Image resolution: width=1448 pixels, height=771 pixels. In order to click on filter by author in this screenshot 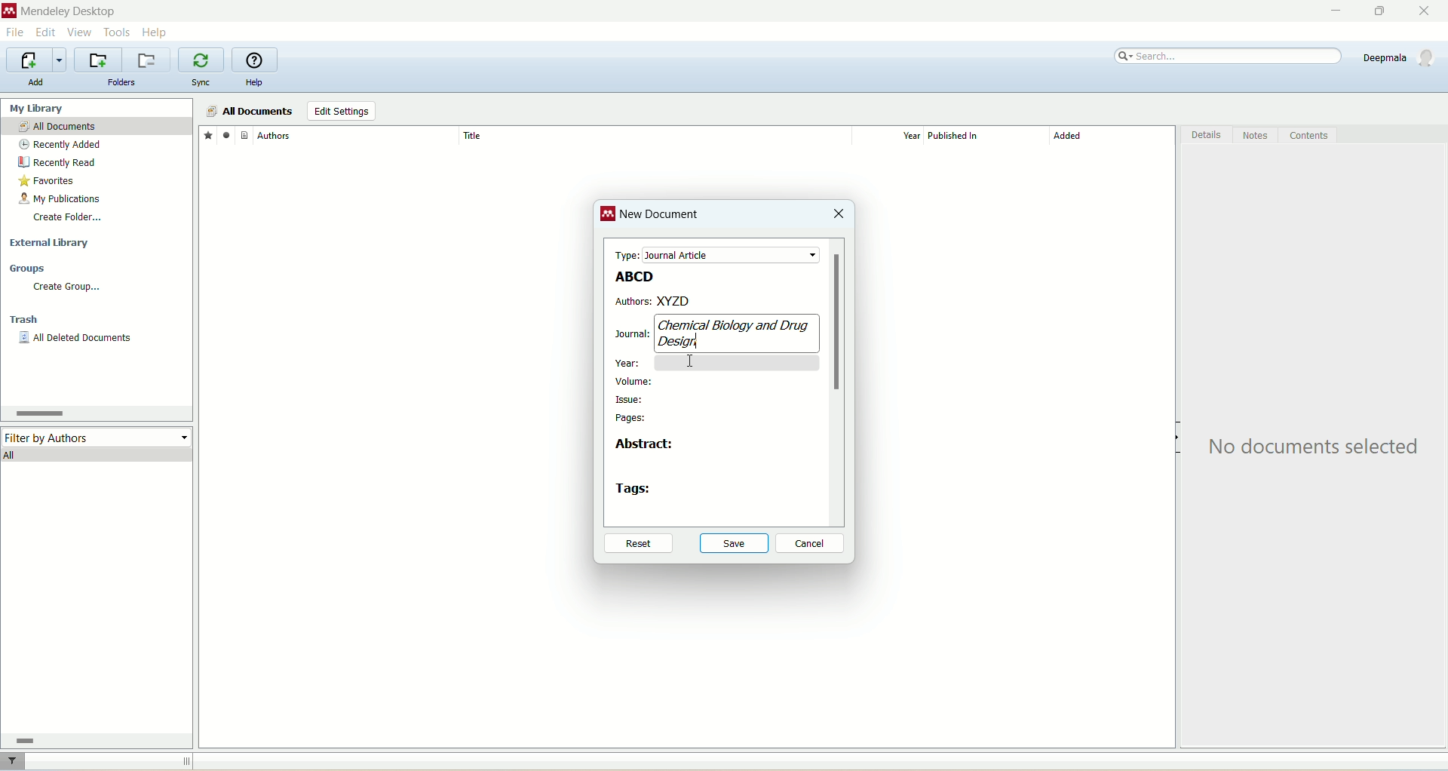, I will do `click(98, 436)`.